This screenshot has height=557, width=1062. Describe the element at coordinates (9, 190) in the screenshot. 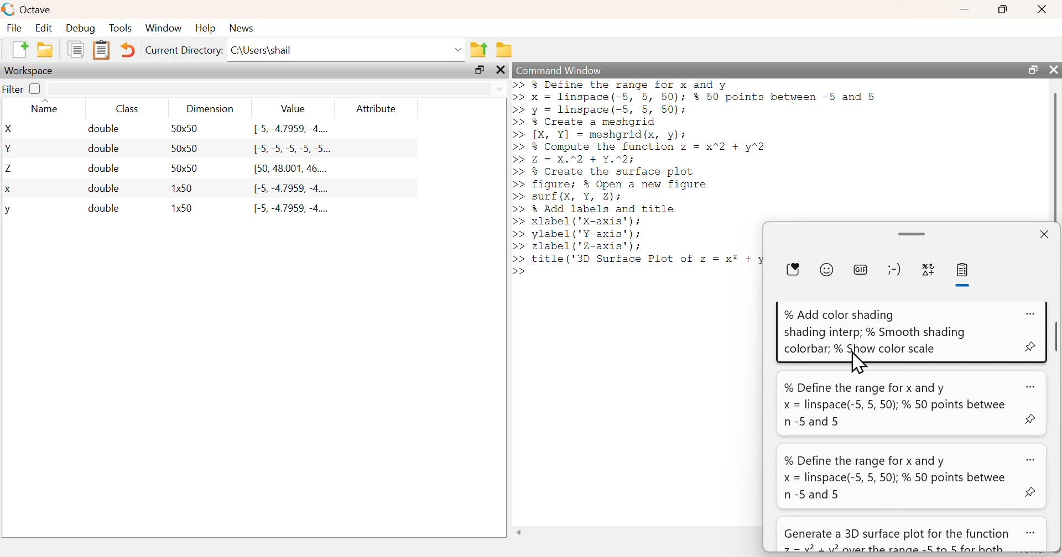

I see `x` at that location.